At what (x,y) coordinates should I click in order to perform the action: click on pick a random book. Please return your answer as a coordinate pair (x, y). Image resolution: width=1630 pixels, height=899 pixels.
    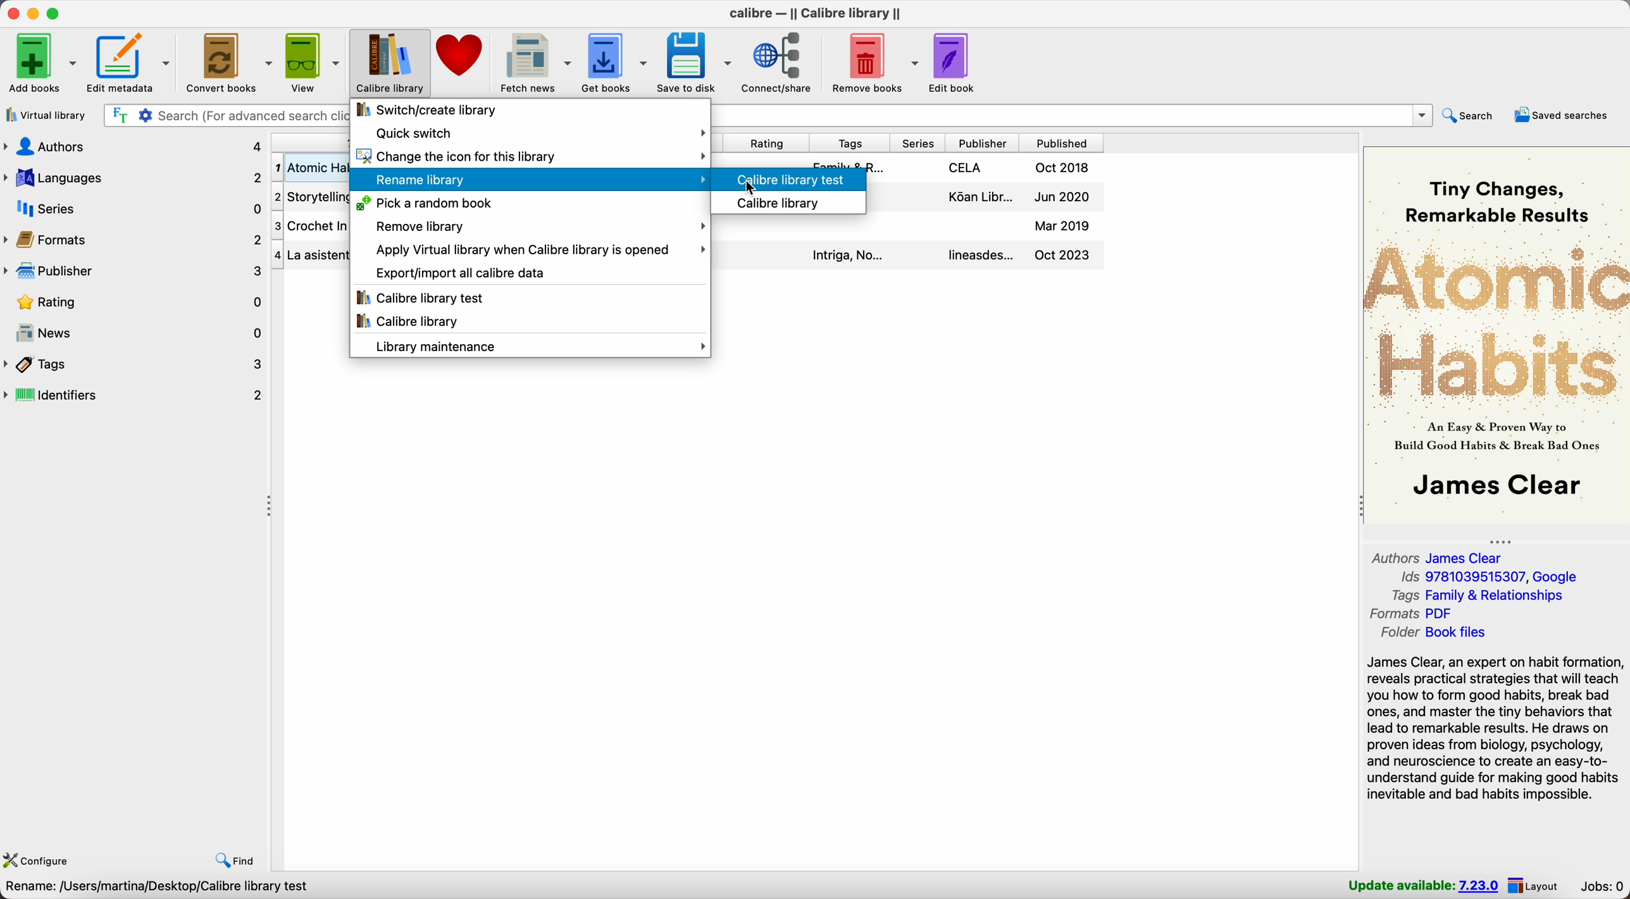
    Looking at the image, I should click on (423, 204).